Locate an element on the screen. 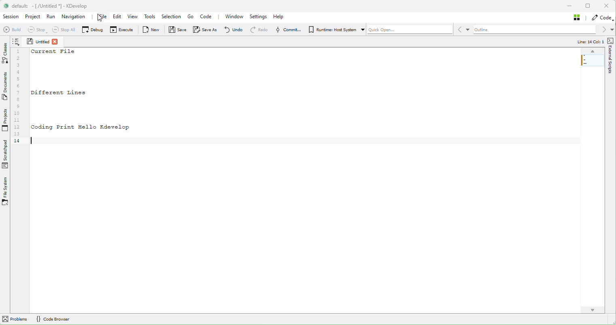 The image size is (616, 325). redo is located at coordinates (257, 30).